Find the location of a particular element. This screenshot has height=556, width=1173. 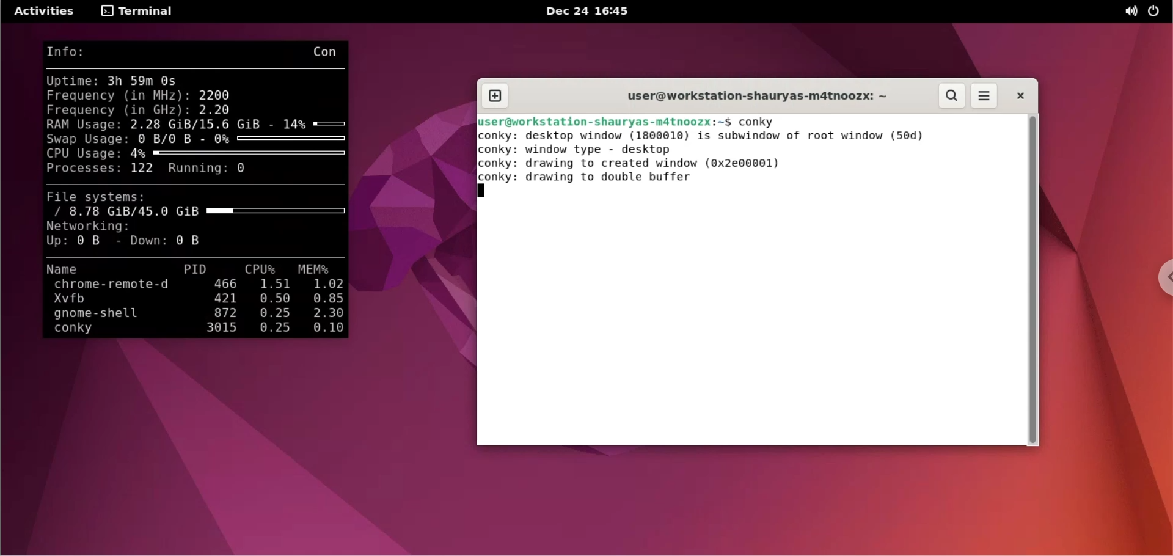

uptime: is located at coordinates (73, 81).